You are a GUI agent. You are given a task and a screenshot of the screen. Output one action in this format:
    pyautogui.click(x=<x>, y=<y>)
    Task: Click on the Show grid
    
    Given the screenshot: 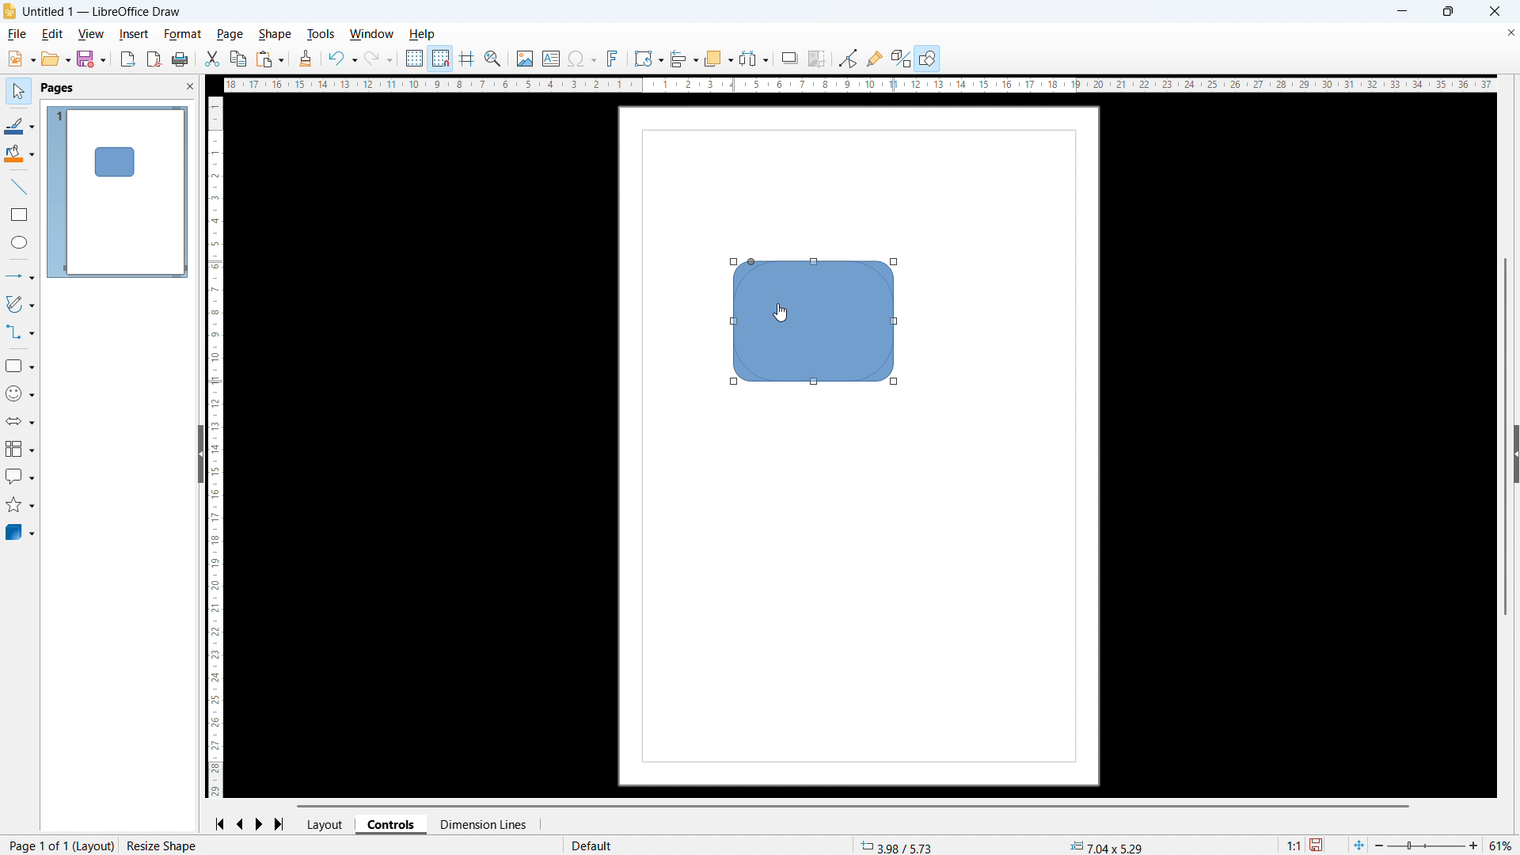 What is the action you would take?
    pyautogui.click(x=415, y=59)
    